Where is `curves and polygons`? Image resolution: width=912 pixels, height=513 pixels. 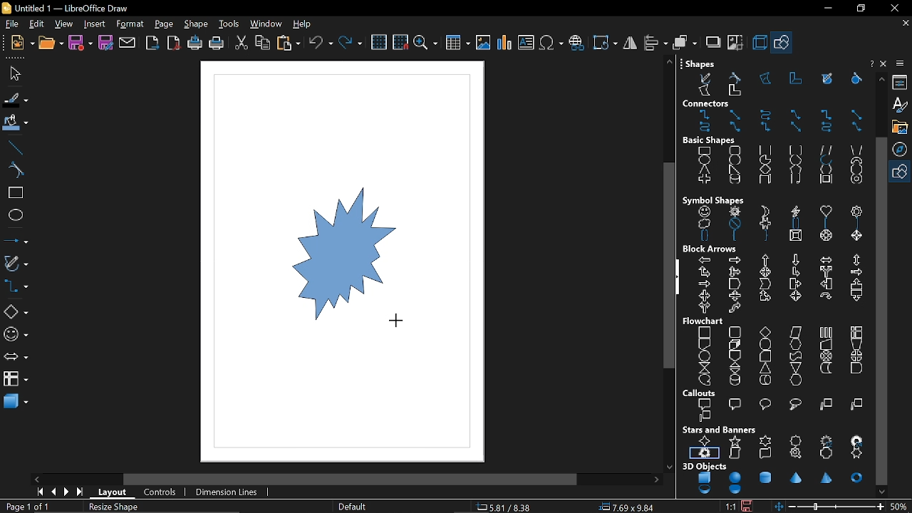
curves and polygons is located at coordinates (15, 264).